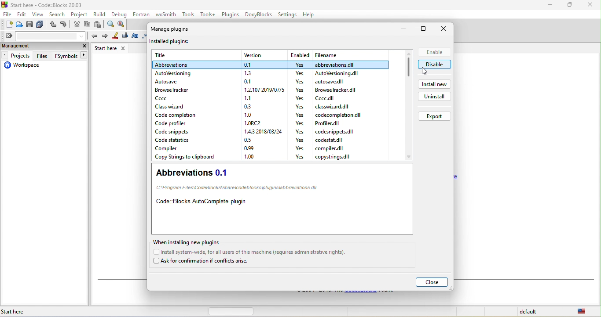 The image size is (601, 317). Describe the element at coordinates (174, 107) in the screenshot. I see `class wizard` at that location.